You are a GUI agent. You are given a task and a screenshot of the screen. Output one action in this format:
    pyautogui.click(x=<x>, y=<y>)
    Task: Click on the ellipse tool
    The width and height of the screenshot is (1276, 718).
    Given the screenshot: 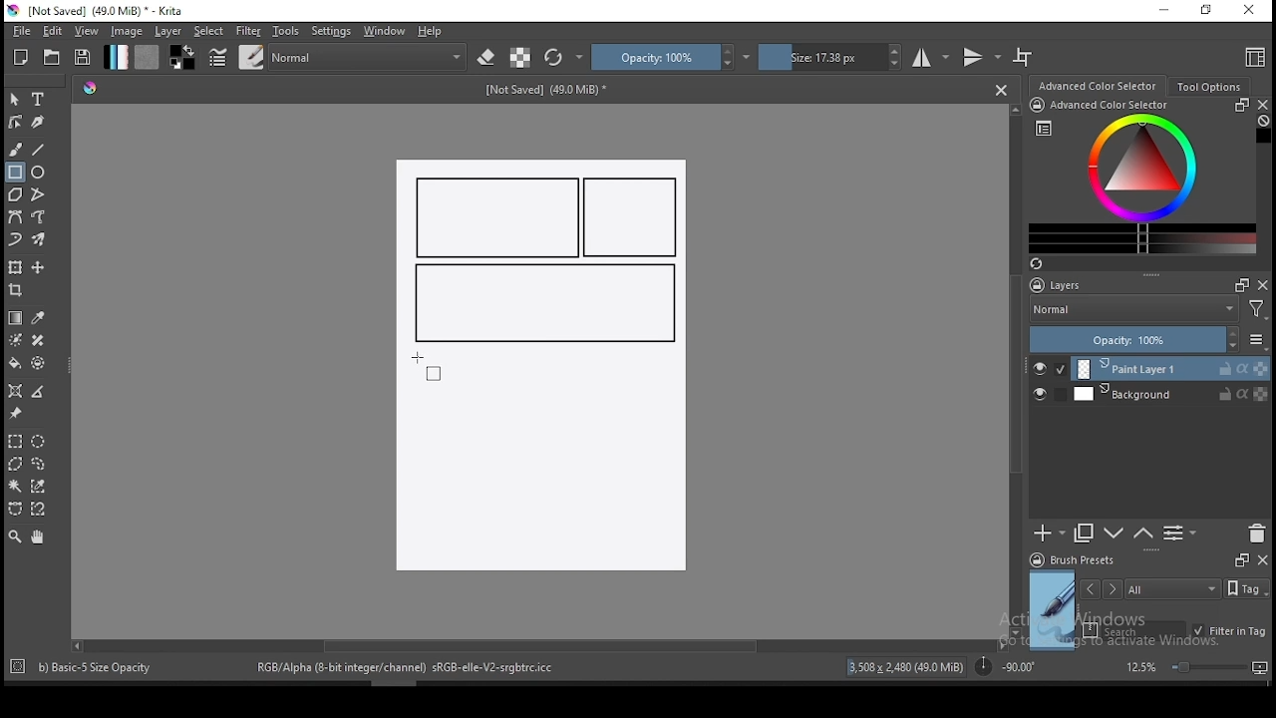 What is the action you would take?
    pyautogui.click(x=39, y=171)
    